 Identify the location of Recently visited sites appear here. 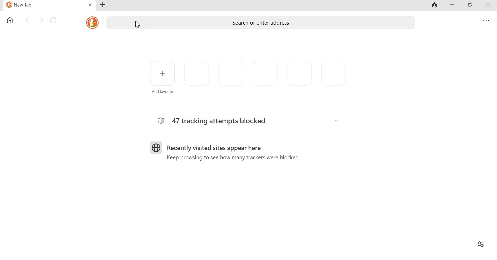
(214, 148).